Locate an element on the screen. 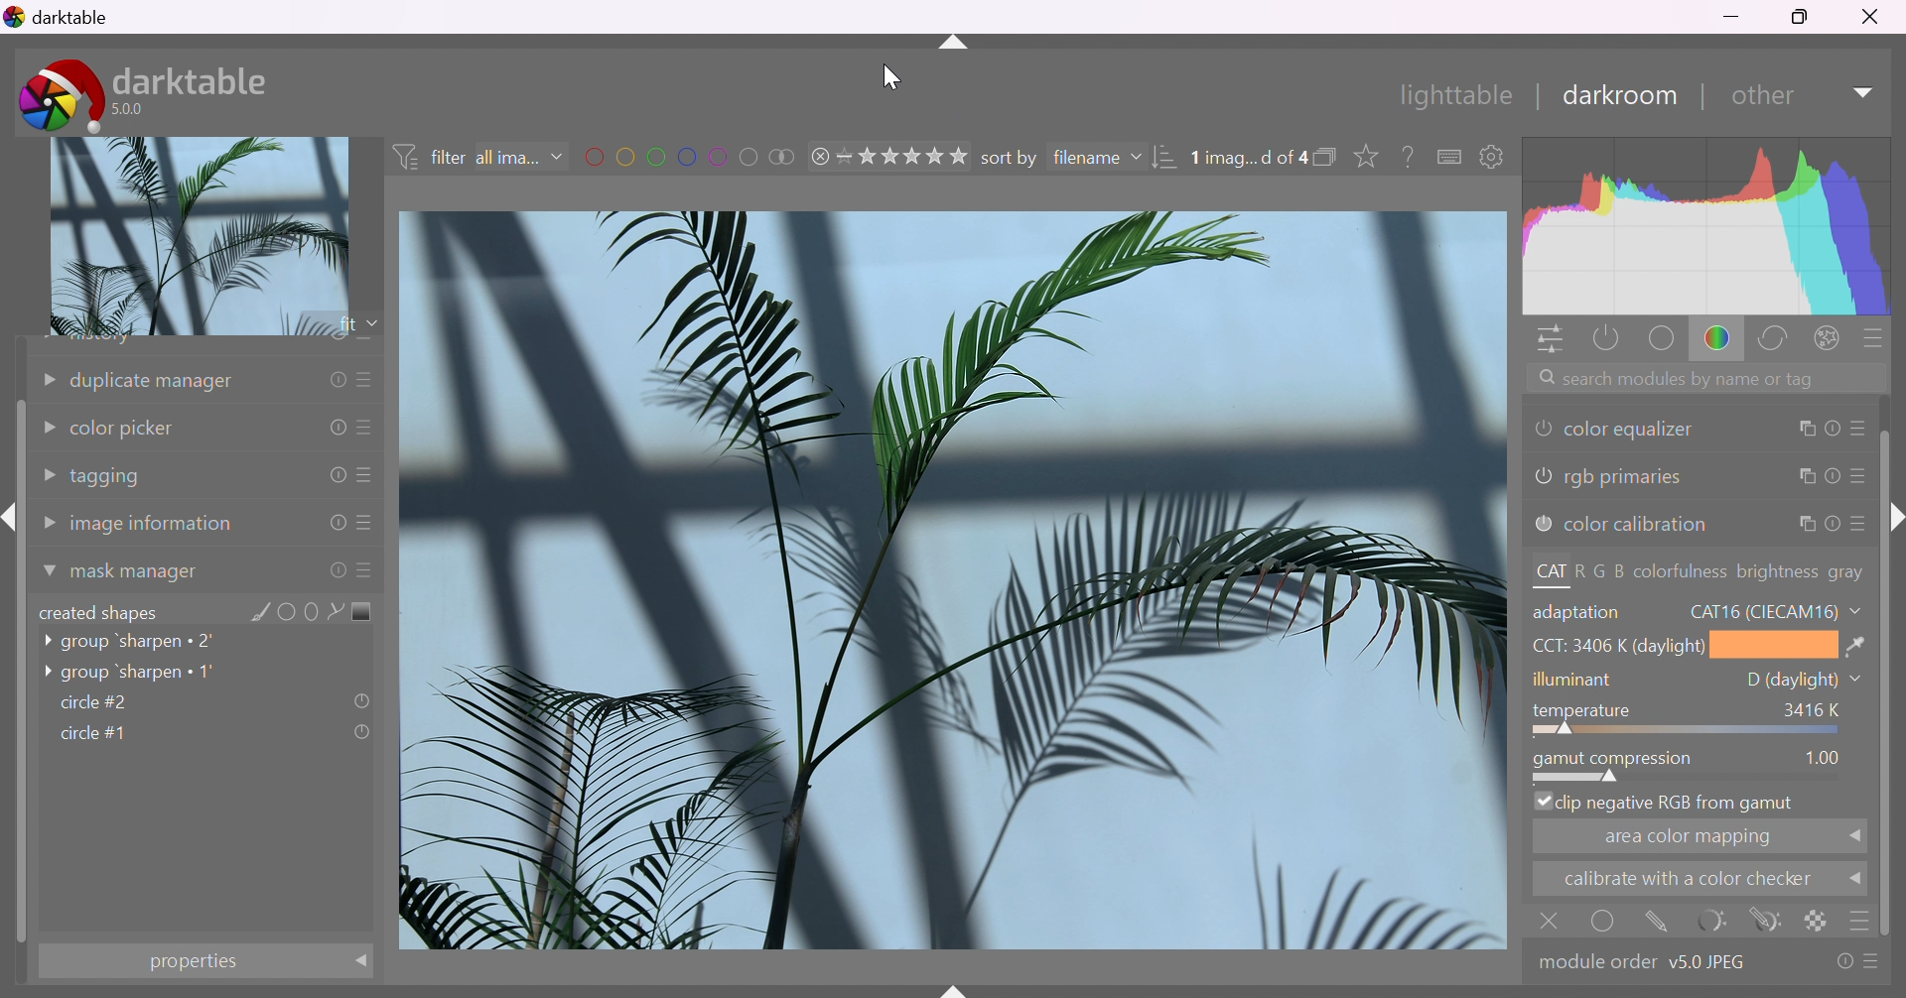  close is located at coordinates (1878, 15).